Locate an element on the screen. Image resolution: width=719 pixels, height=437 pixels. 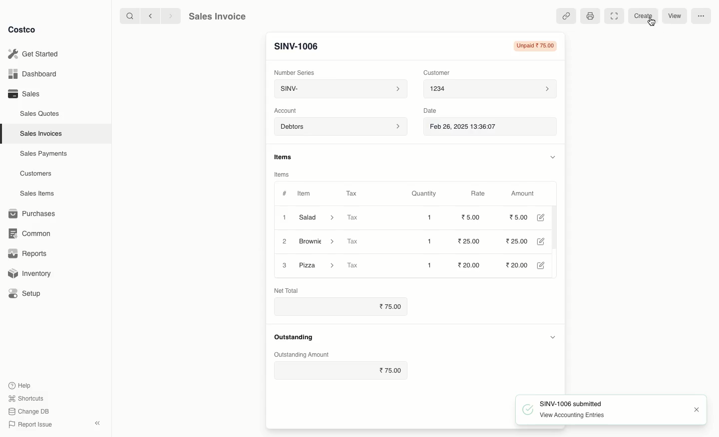
‘Outstanding Amount is located at coordinates (302, 354).